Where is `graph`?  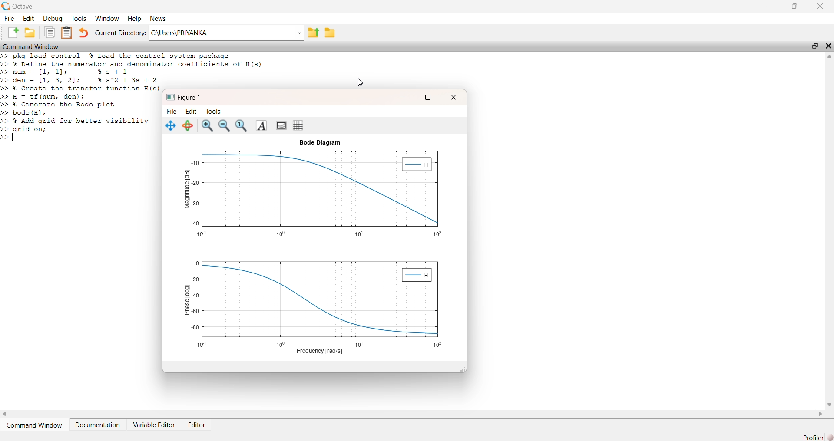 graph is located at coordinates (319, 194).